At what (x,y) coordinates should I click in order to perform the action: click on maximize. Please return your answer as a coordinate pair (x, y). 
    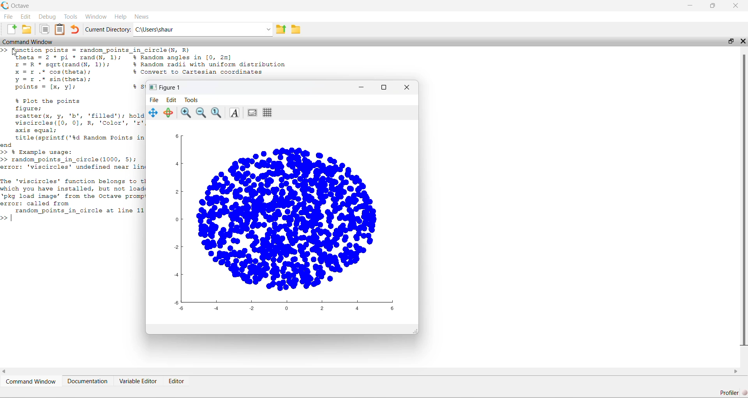
    Looking at the image, I should click on (383, 87).